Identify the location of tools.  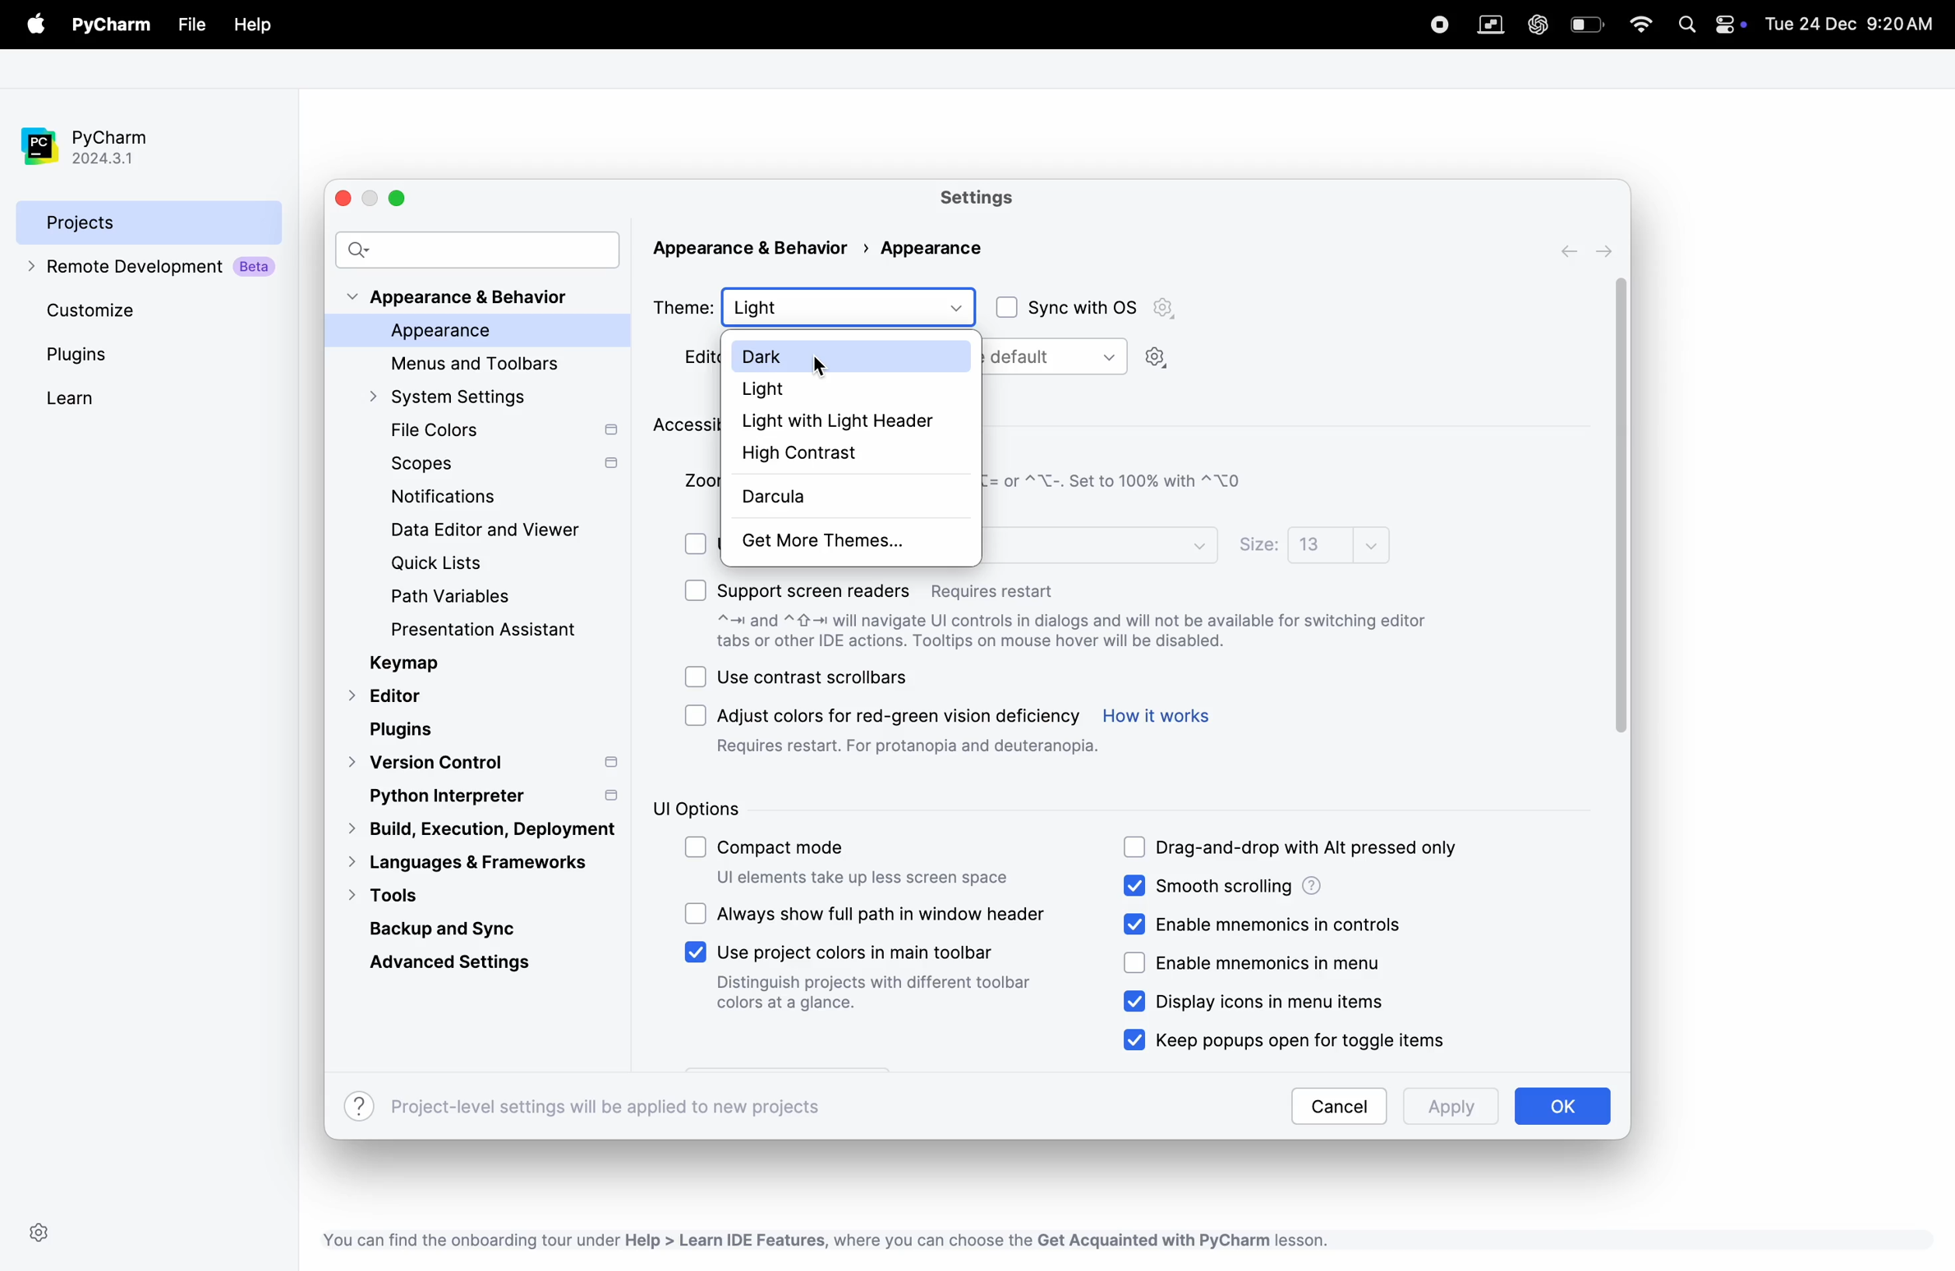
(422, 894).